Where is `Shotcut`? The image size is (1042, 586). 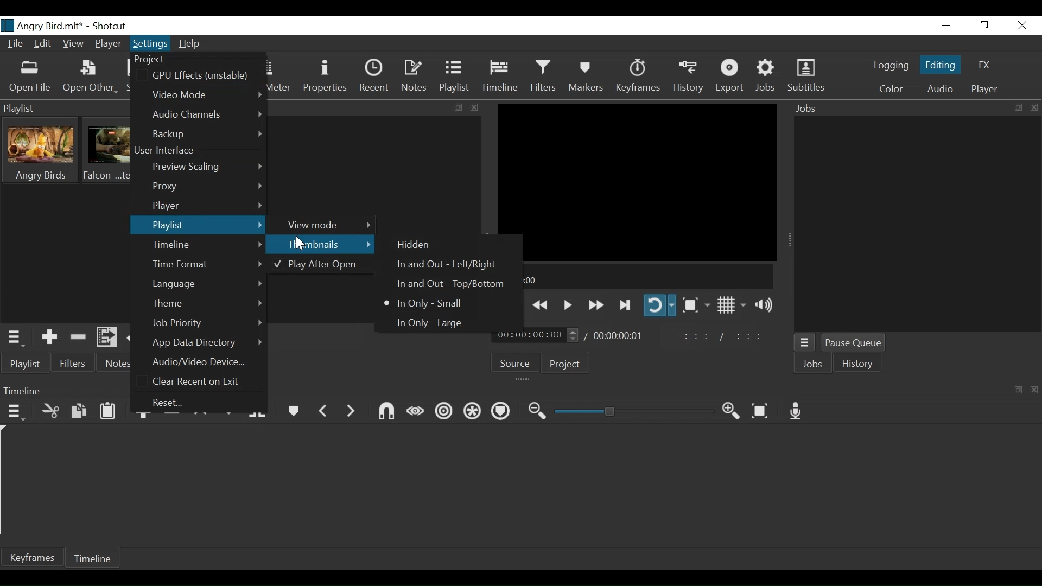 Shotcut is located at coordinates (110, 26).